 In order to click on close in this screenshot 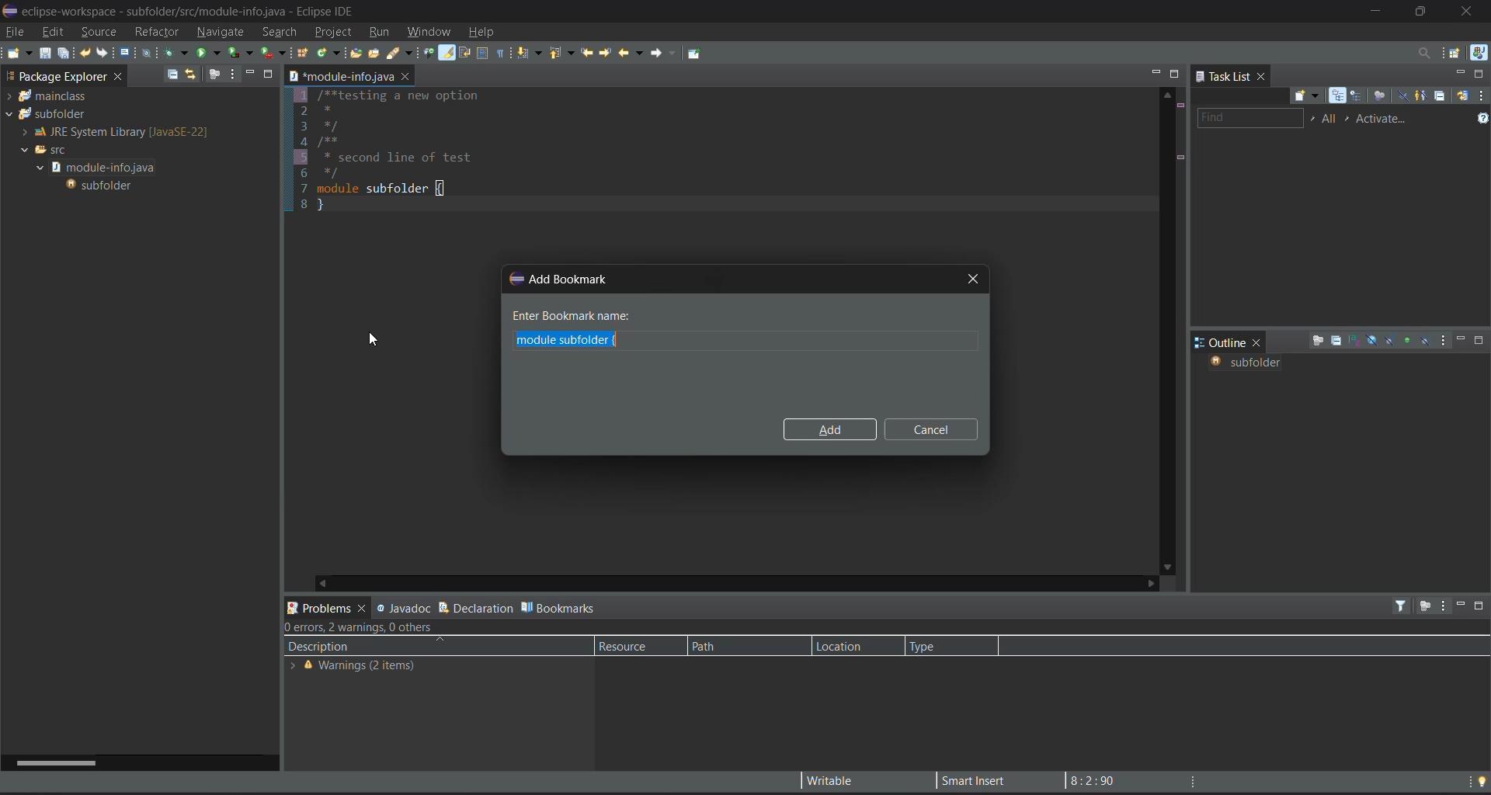, I will do `click(1262, 342)`.